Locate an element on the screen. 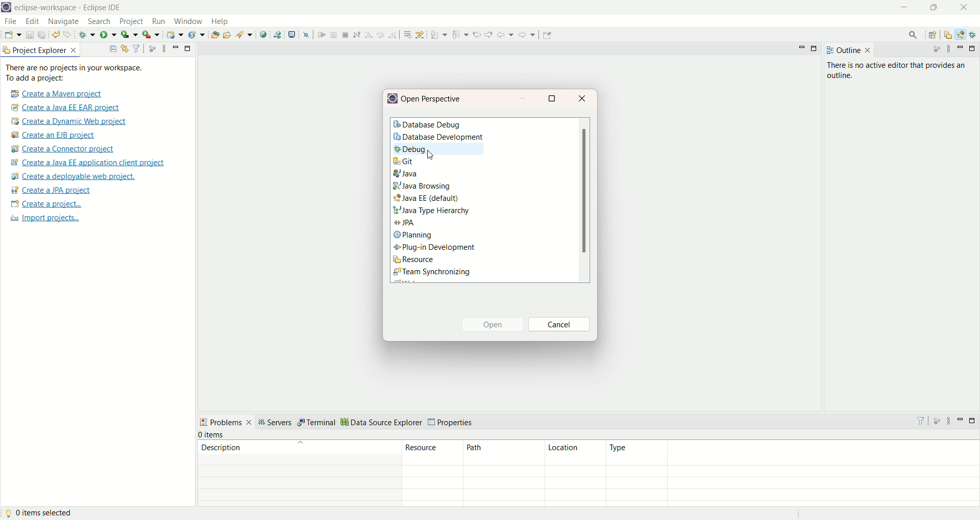 The height and width of the screenshot is (520, 980). collapse all is located at coordinates (112, 48).